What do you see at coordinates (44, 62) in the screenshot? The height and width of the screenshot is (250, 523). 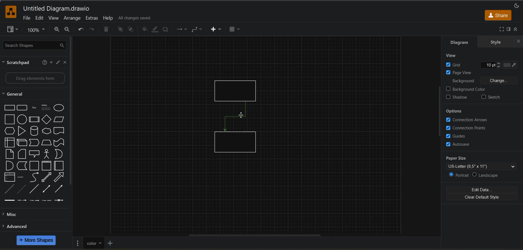 I see `help` at bounding box center [44, 62].